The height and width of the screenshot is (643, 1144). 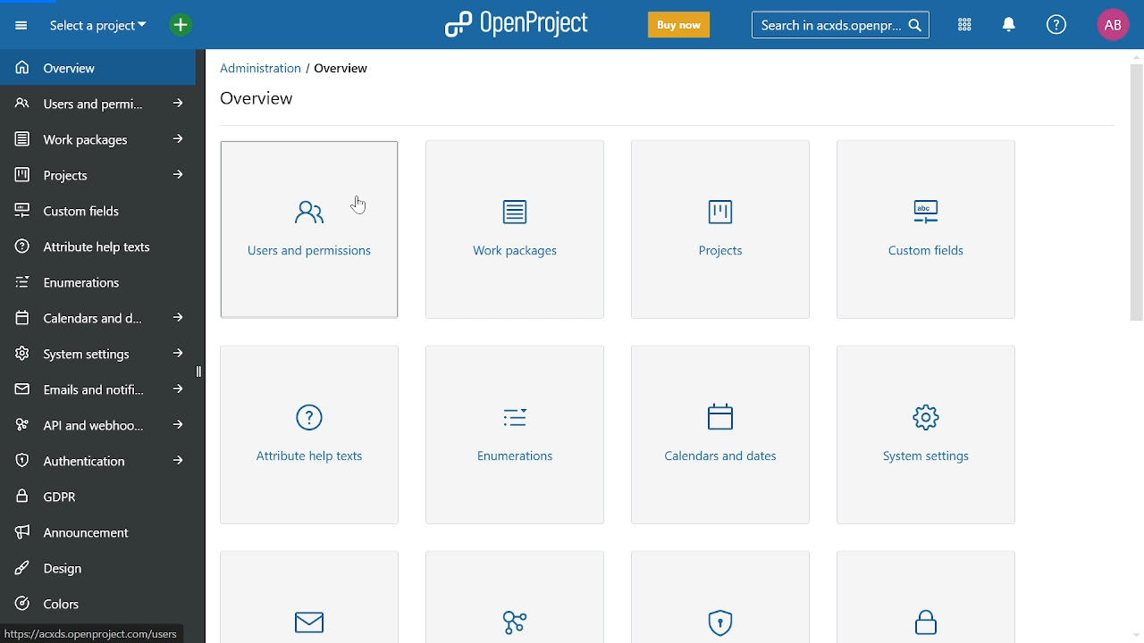 What do you see at coordinates (99, 633) in the screenshot?
I see `path` at bounding box center [99, 633].